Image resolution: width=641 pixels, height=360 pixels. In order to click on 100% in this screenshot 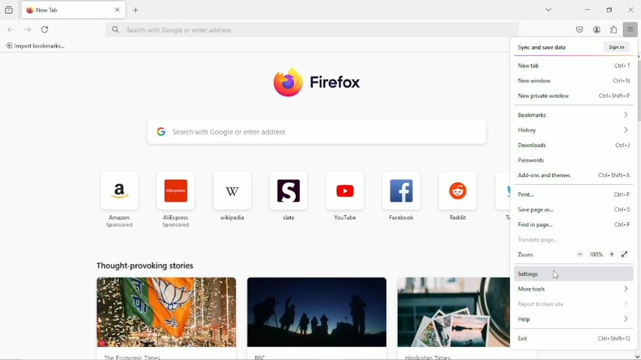, I will do `click(596, 255)`.